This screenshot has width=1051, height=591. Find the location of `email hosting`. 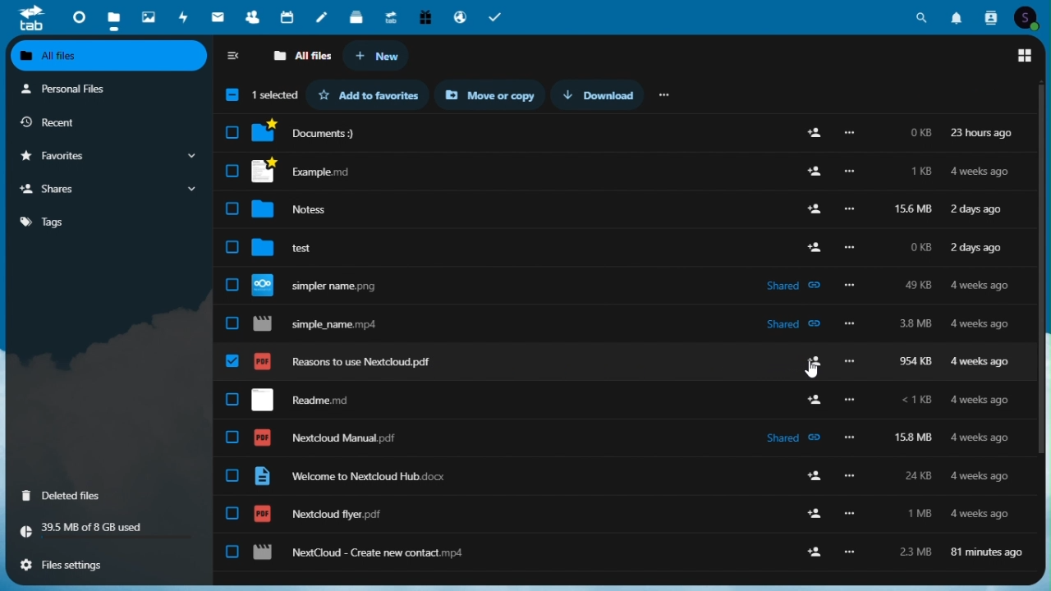

email hosting is located at coordinates (461, 17).